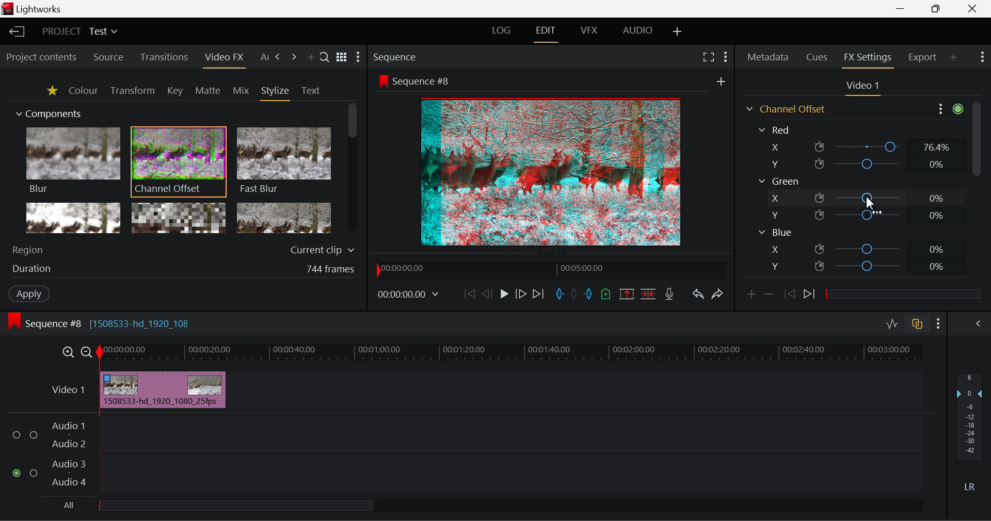 The width and height of the screenshot is (991, 521). I want to click on FX Settings, so click(868, 58).